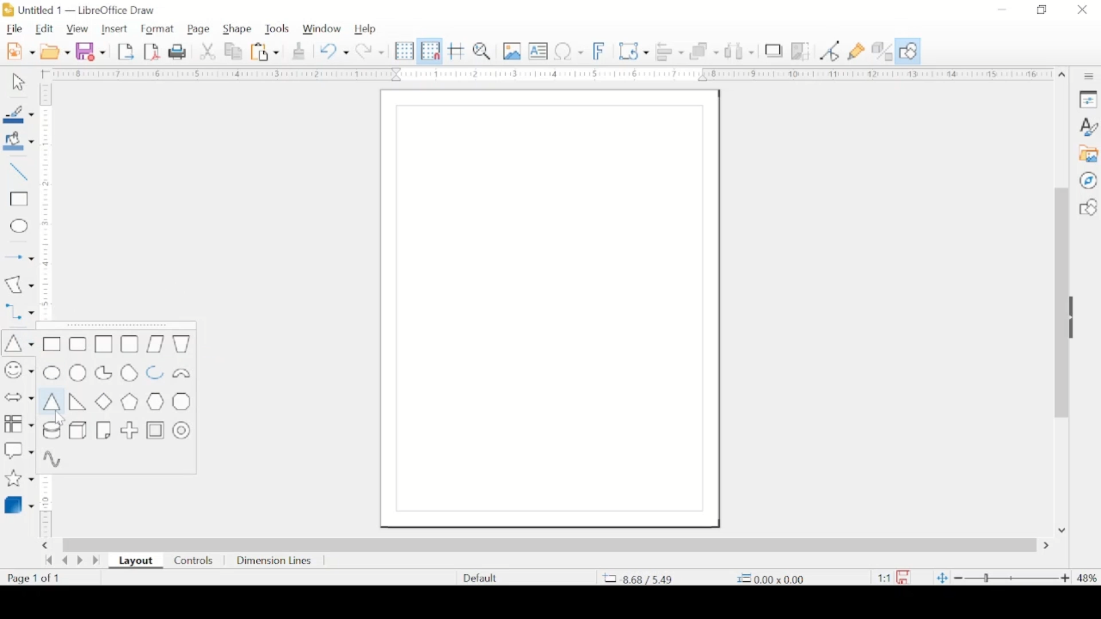 The image size is (1101, 619). Describe the element at coordinates (22, 51) in the screenshot. I see `new` at that location.